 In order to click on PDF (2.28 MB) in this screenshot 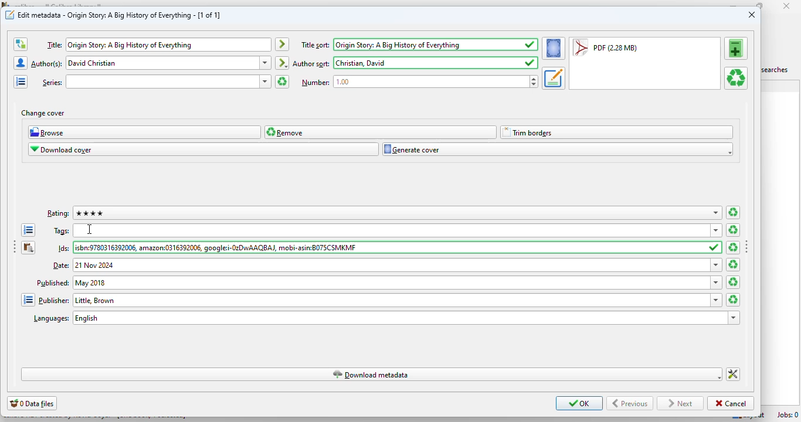, I will do `click(605, 48)`.